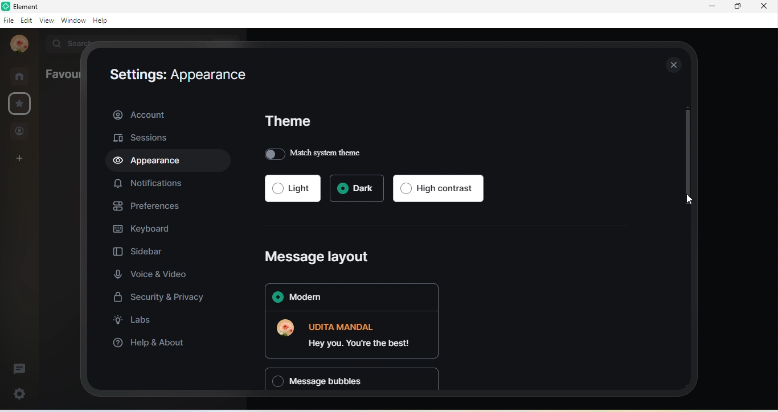 Image resolution: width=778 pixels, height=412 pixels. I want to click on people, so click(20, 131).